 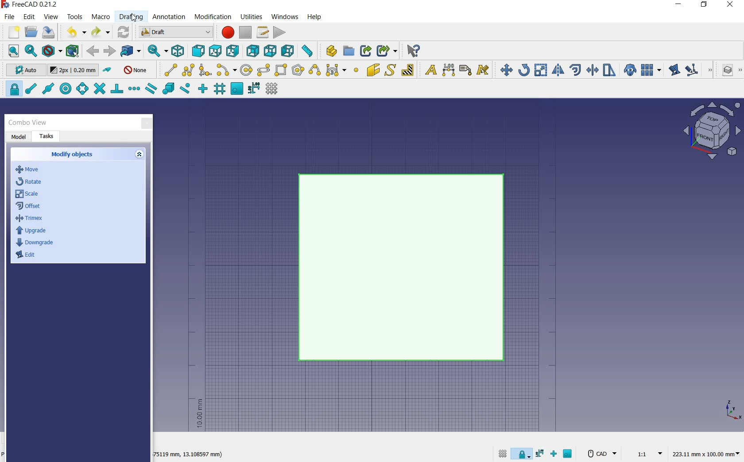 I want to click on create part, so click(x=329, y=50).